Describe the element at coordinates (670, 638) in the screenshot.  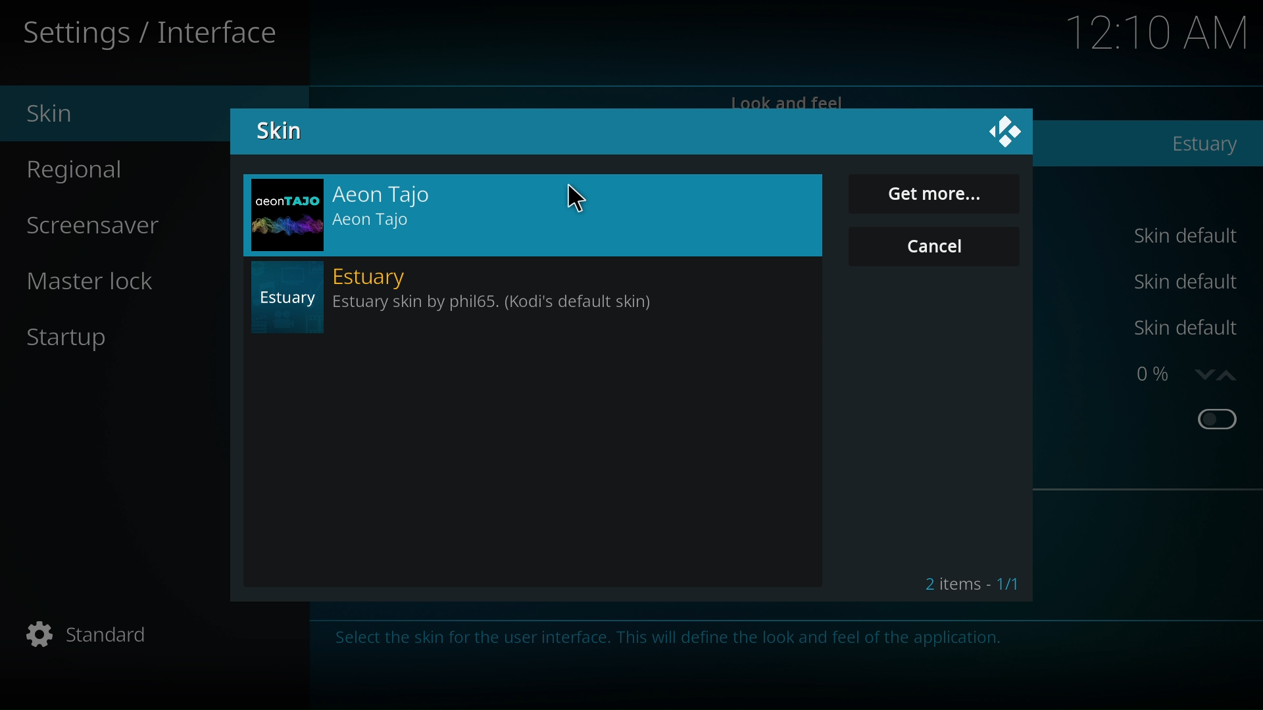
I see `Select the skin for the user interface. This will define the look and feel of the application.` at that location.